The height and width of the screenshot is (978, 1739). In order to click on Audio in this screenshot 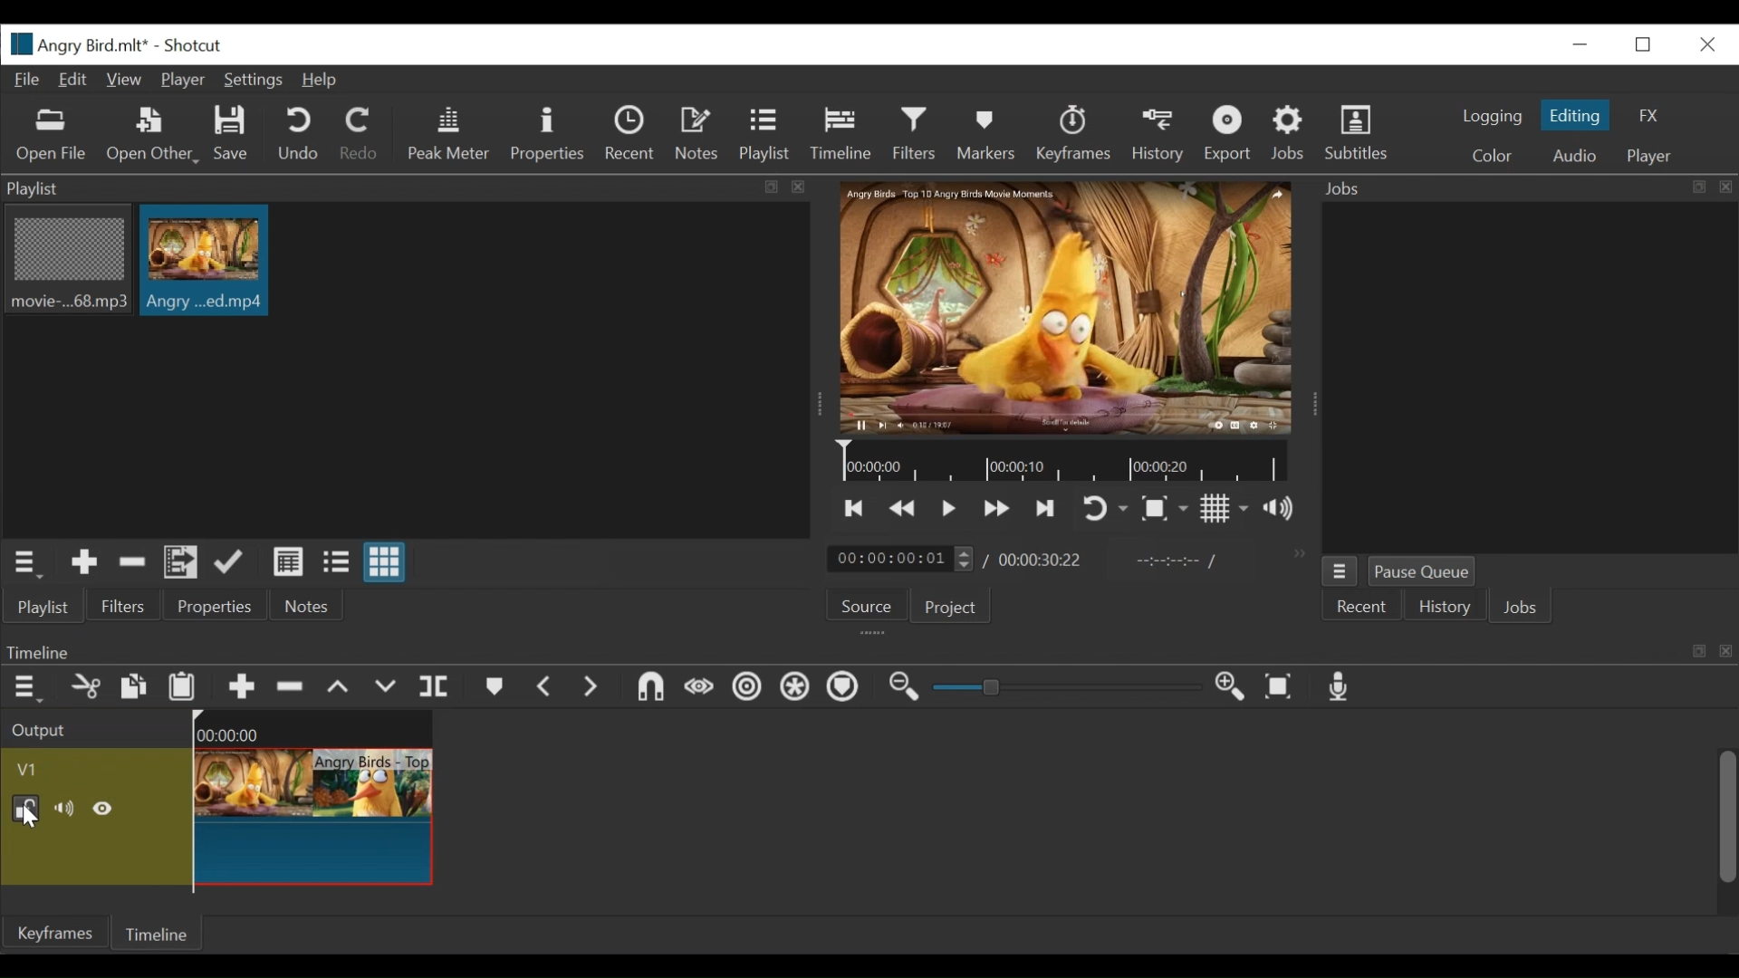, I will do `click(1571, 155)`.